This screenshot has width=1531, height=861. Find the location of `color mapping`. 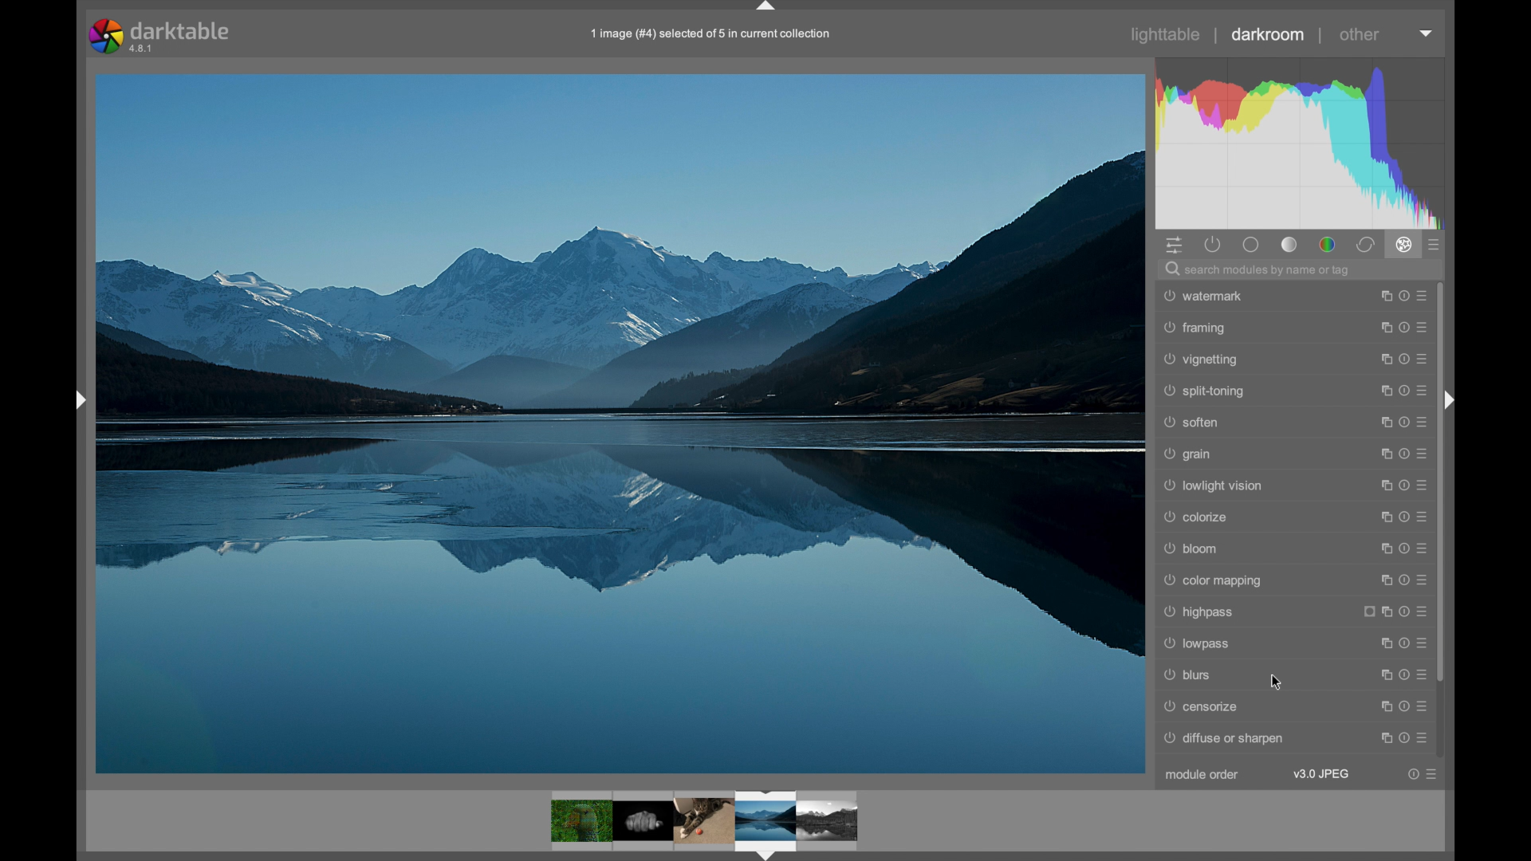

color mapping is located at coordinates (1215, 580).